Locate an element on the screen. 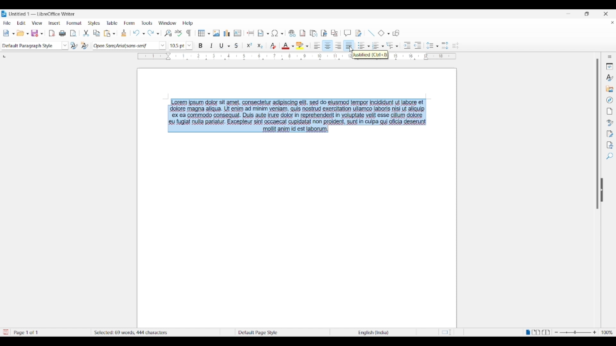  Table is located at coordinates (112, 23).